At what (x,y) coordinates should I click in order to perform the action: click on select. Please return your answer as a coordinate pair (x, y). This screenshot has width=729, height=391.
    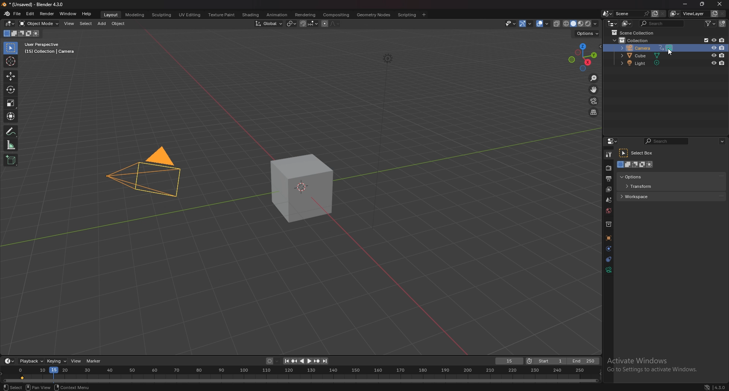
    Looking at the image, I should click on (85, 24).